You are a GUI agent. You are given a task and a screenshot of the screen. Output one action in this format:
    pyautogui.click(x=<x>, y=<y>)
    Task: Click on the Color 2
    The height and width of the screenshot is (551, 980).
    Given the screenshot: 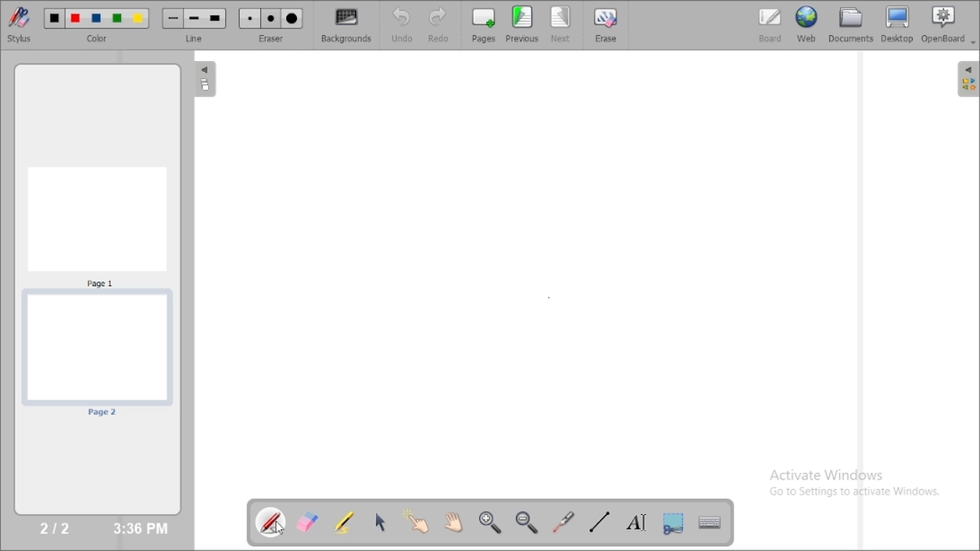 What is the action you would take?
    pyautogui.click(x=76, y=19)
    